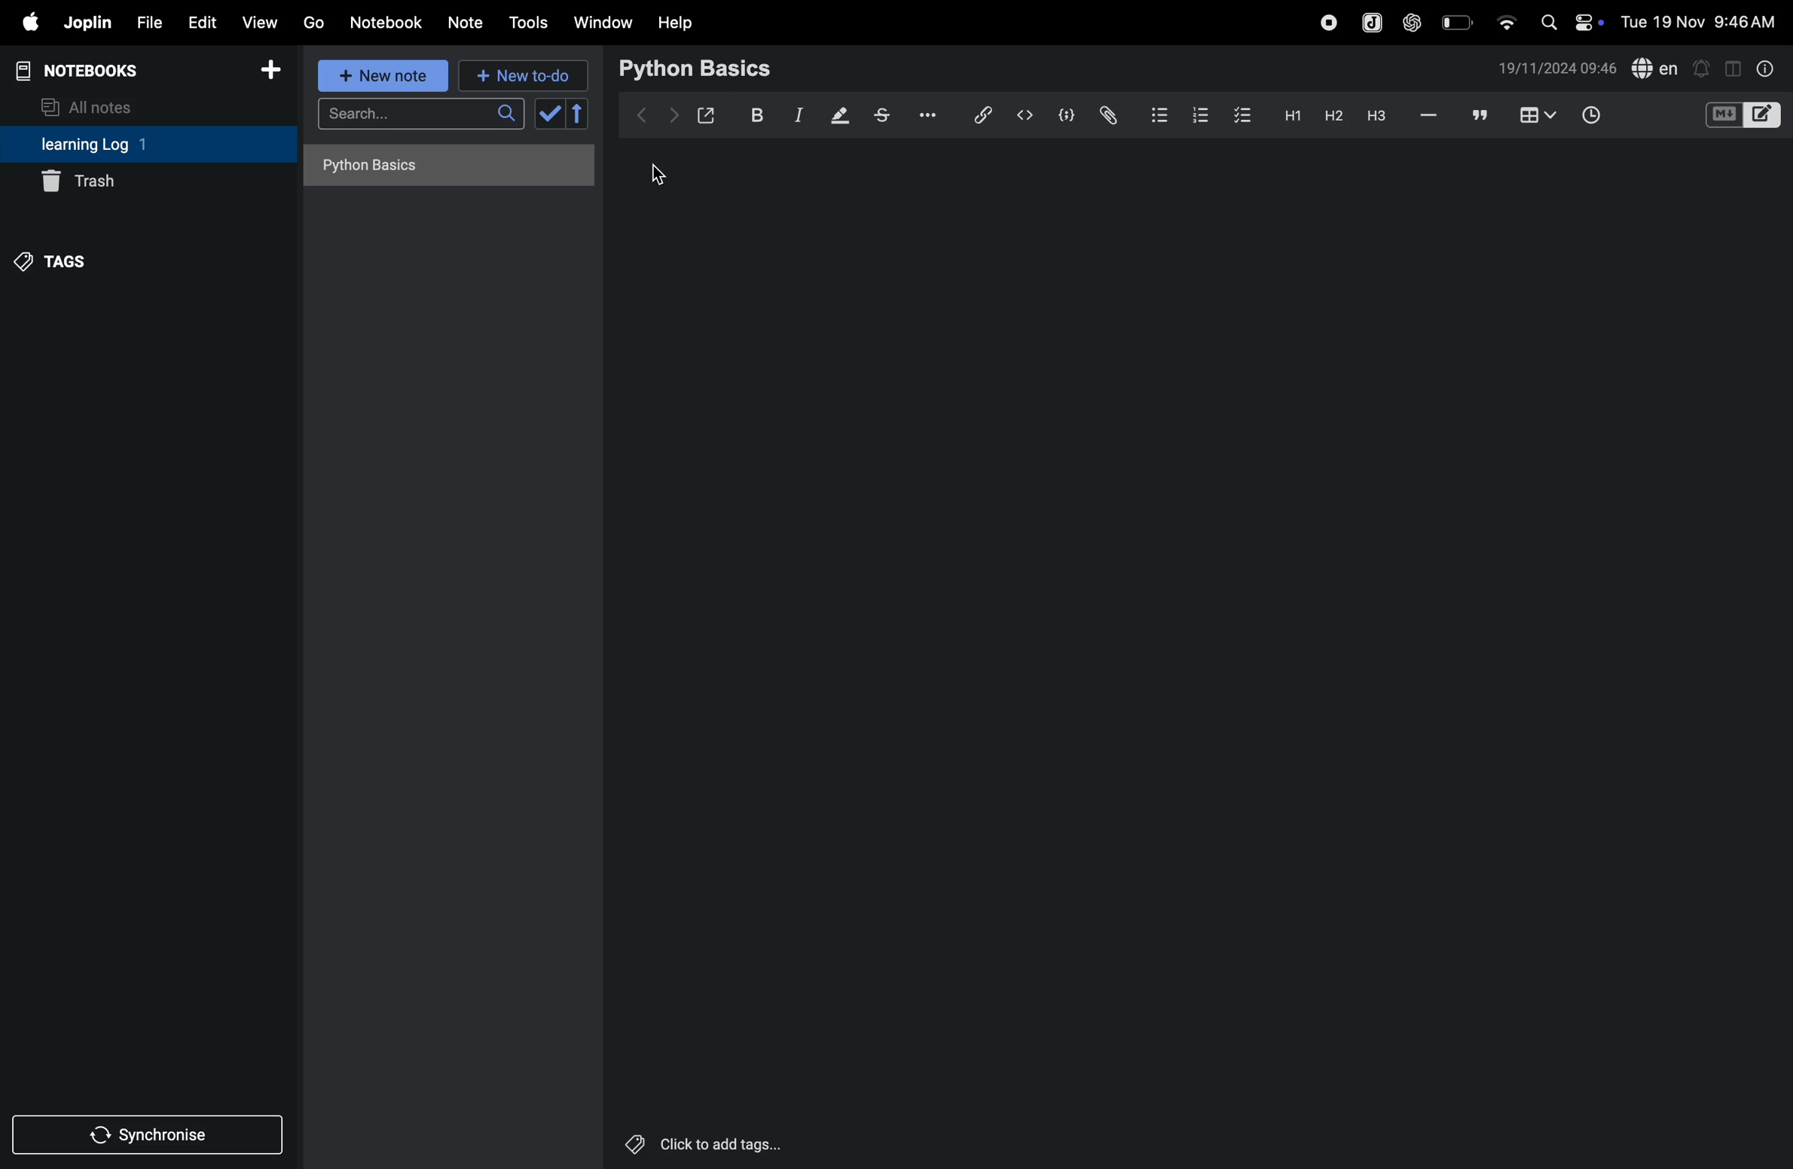 This screenshot has width=1793, height=1169. I want to click on tags, so click(54, 259).